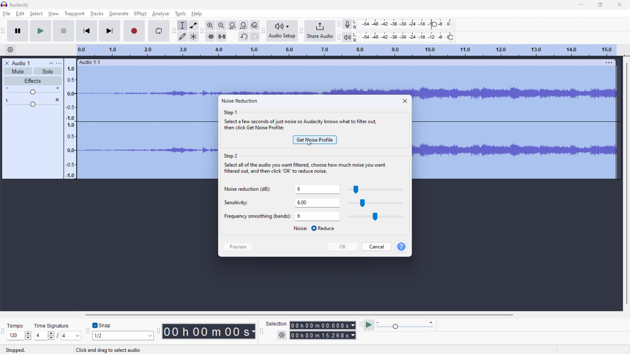  What do you see at coordinates (33, 102) in the screenshot?
I see `pan: center` at bounding box center [33, 102].